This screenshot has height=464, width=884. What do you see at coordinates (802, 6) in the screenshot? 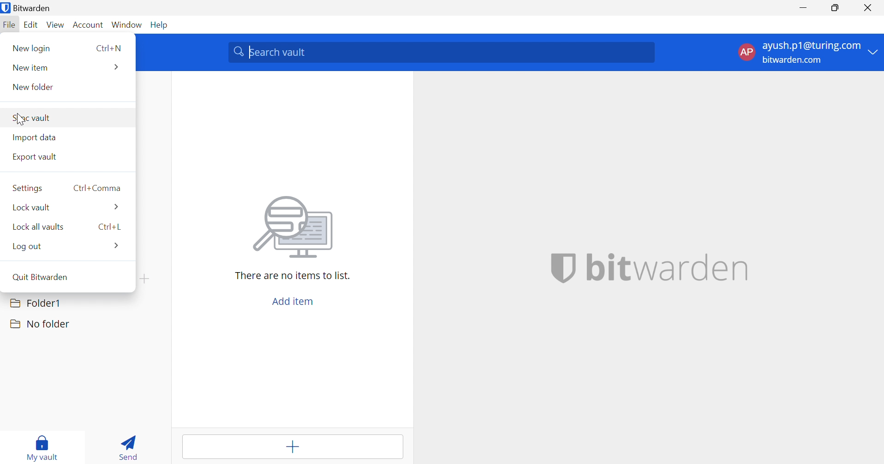
I see `Minimize` at bounding box center [802, 6].